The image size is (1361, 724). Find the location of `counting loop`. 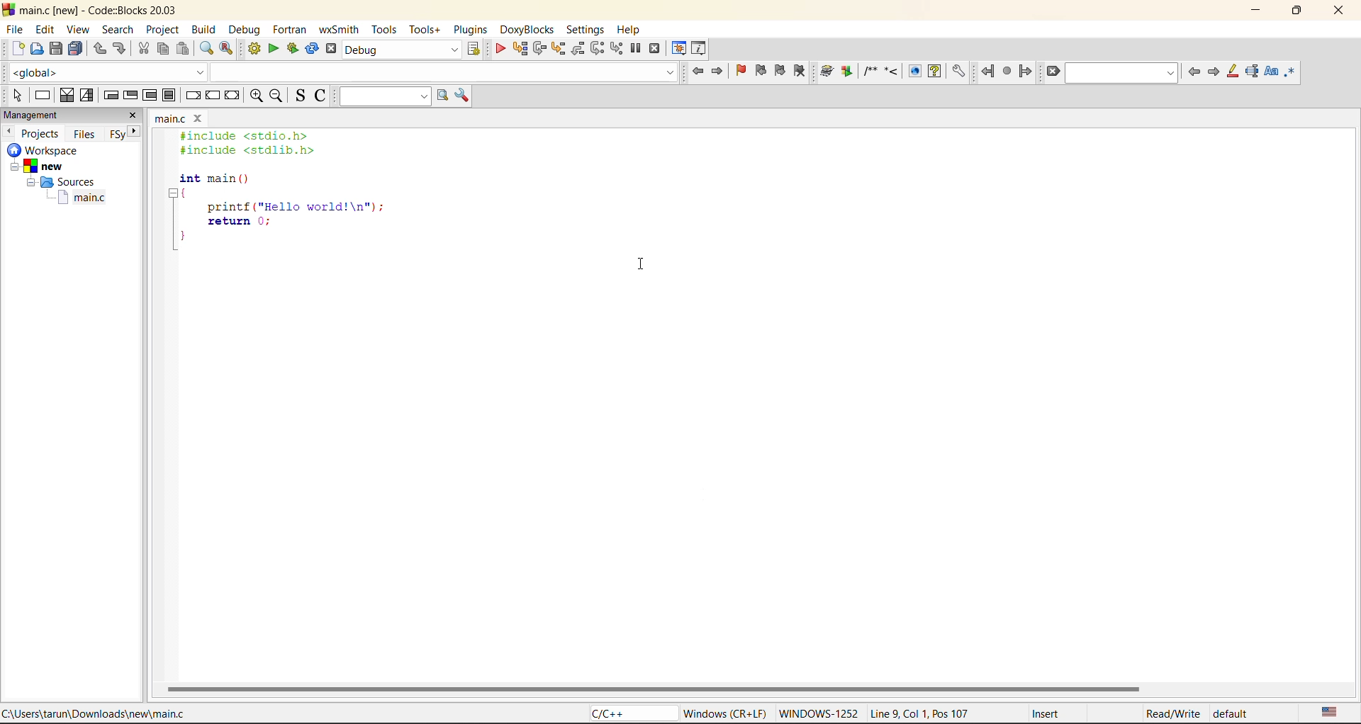

counting loop is located at coordinates (150, 96).